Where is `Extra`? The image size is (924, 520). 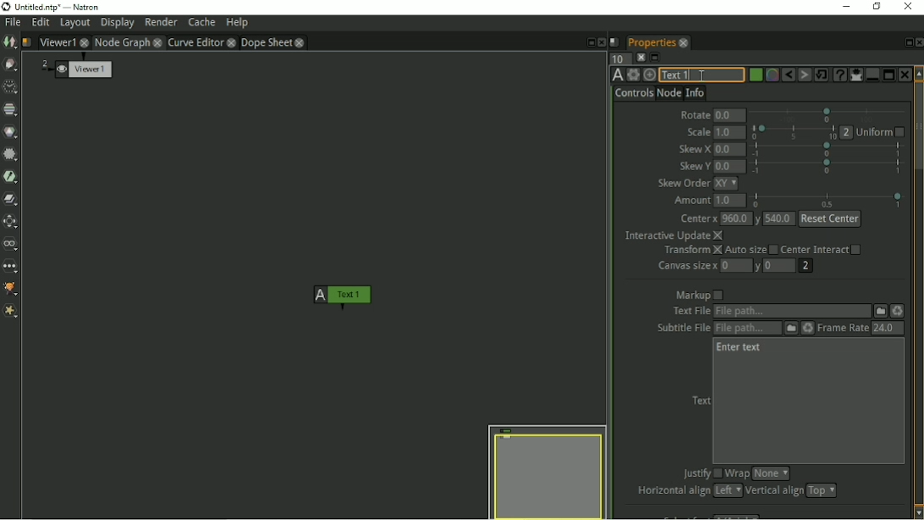 Extra is located at coordinates (14, 313).